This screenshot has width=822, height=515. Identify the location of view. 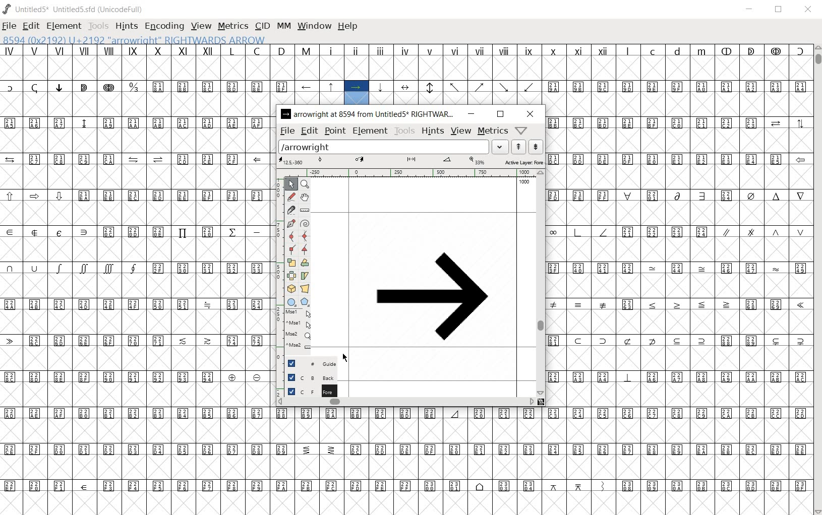
(462, 131).